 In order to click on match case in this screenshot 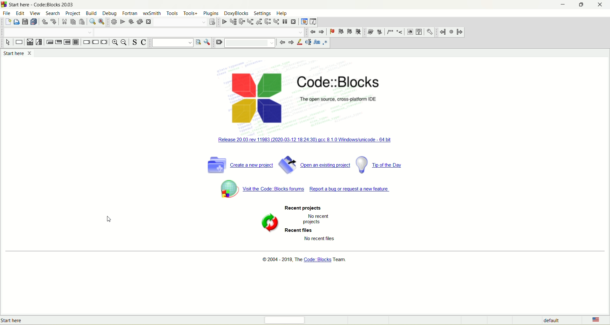, I will do `click(317, 42)`.